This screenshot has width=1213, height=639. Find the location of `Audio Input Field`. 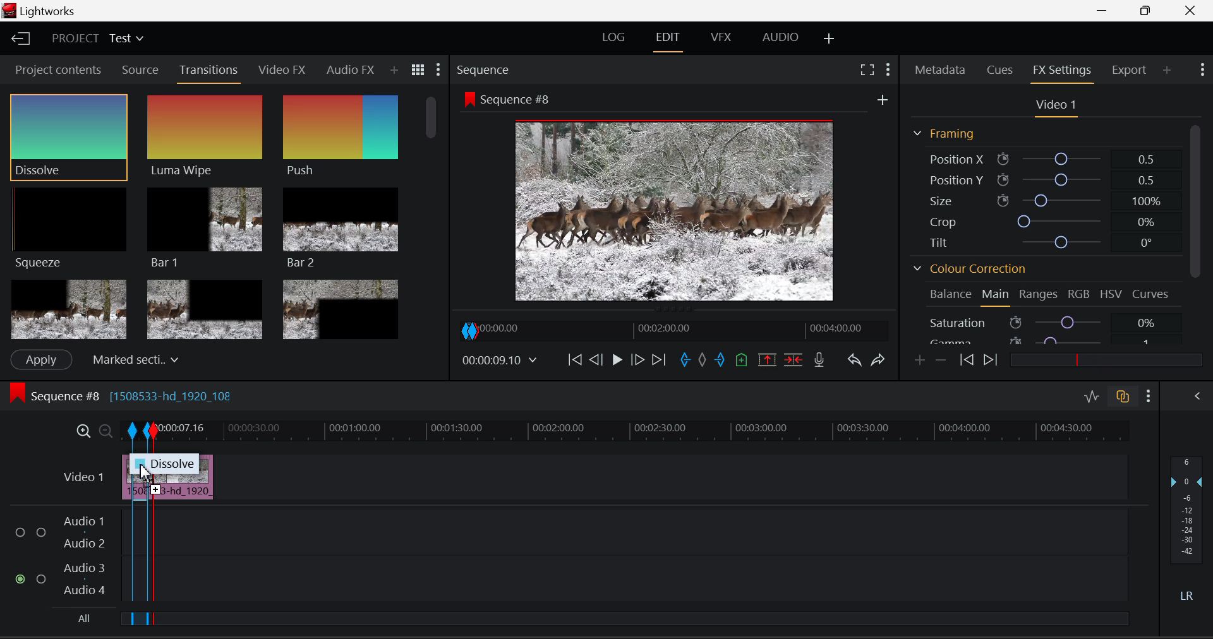

Audio Input Field is located at coordinates (640, 531).